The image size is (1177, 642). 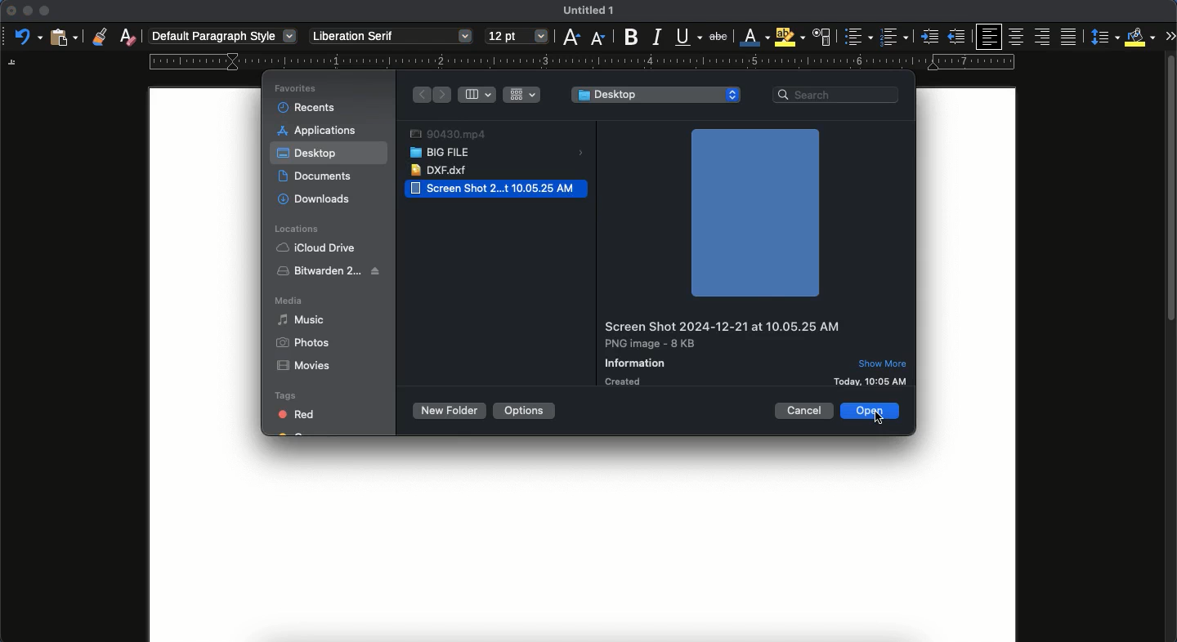 I want to click on dxf.dxf, so click(x=438, y=171).